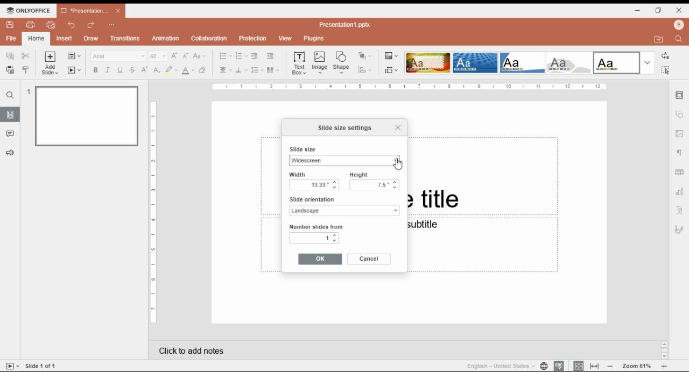  Describe the element at coordinates (391, 56) in the screenshot. I see `change color theme` at that location.